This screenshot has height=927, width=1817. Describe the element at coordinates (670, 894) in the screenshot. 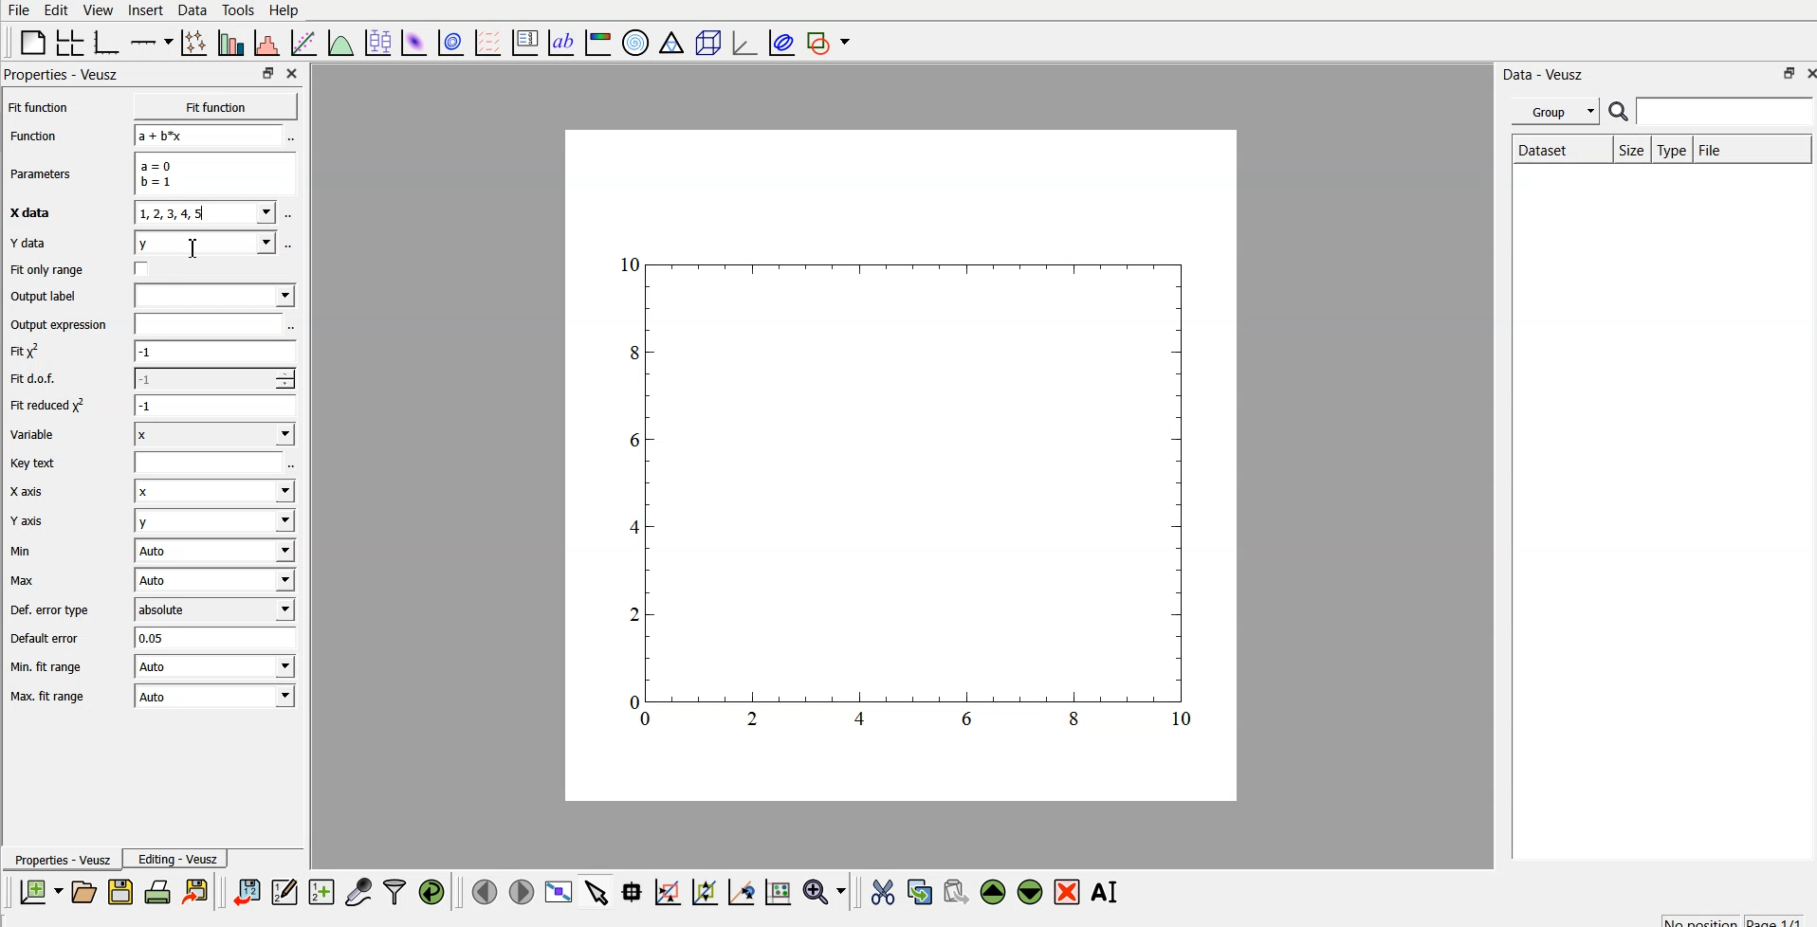

I see `click or draw a rectangle to zoom on graph axes` at that location.